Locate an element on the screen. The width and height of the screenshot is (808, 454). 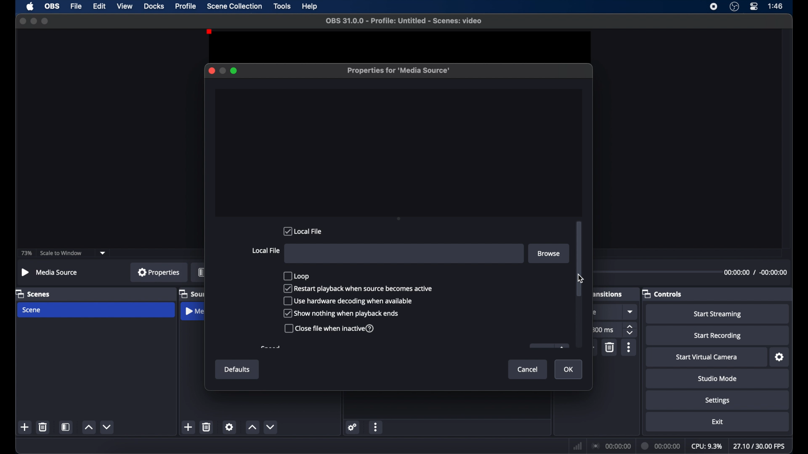
docks is located at coordinates (155, 6).